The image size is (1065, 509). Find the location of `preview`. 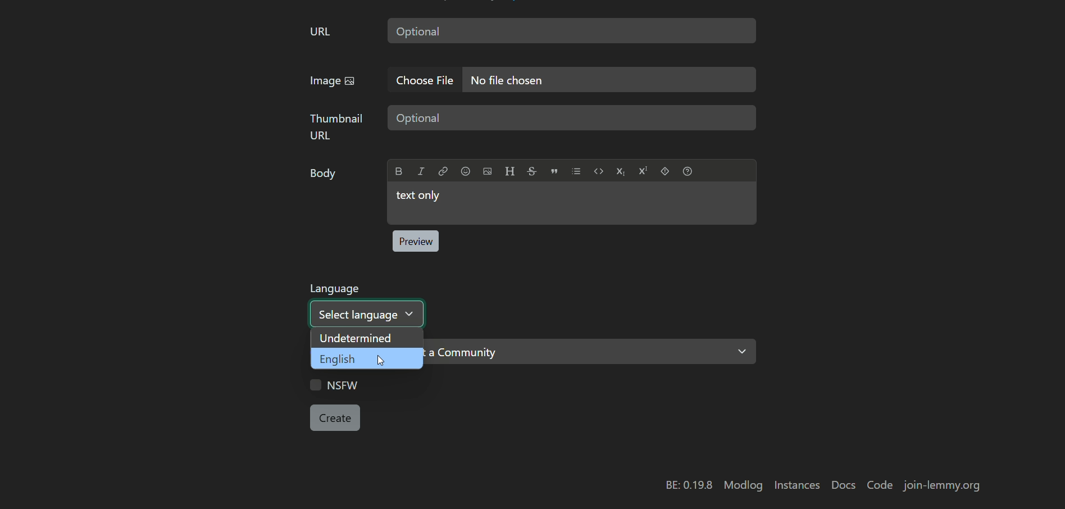

preview is located at coordinates (415, 241).